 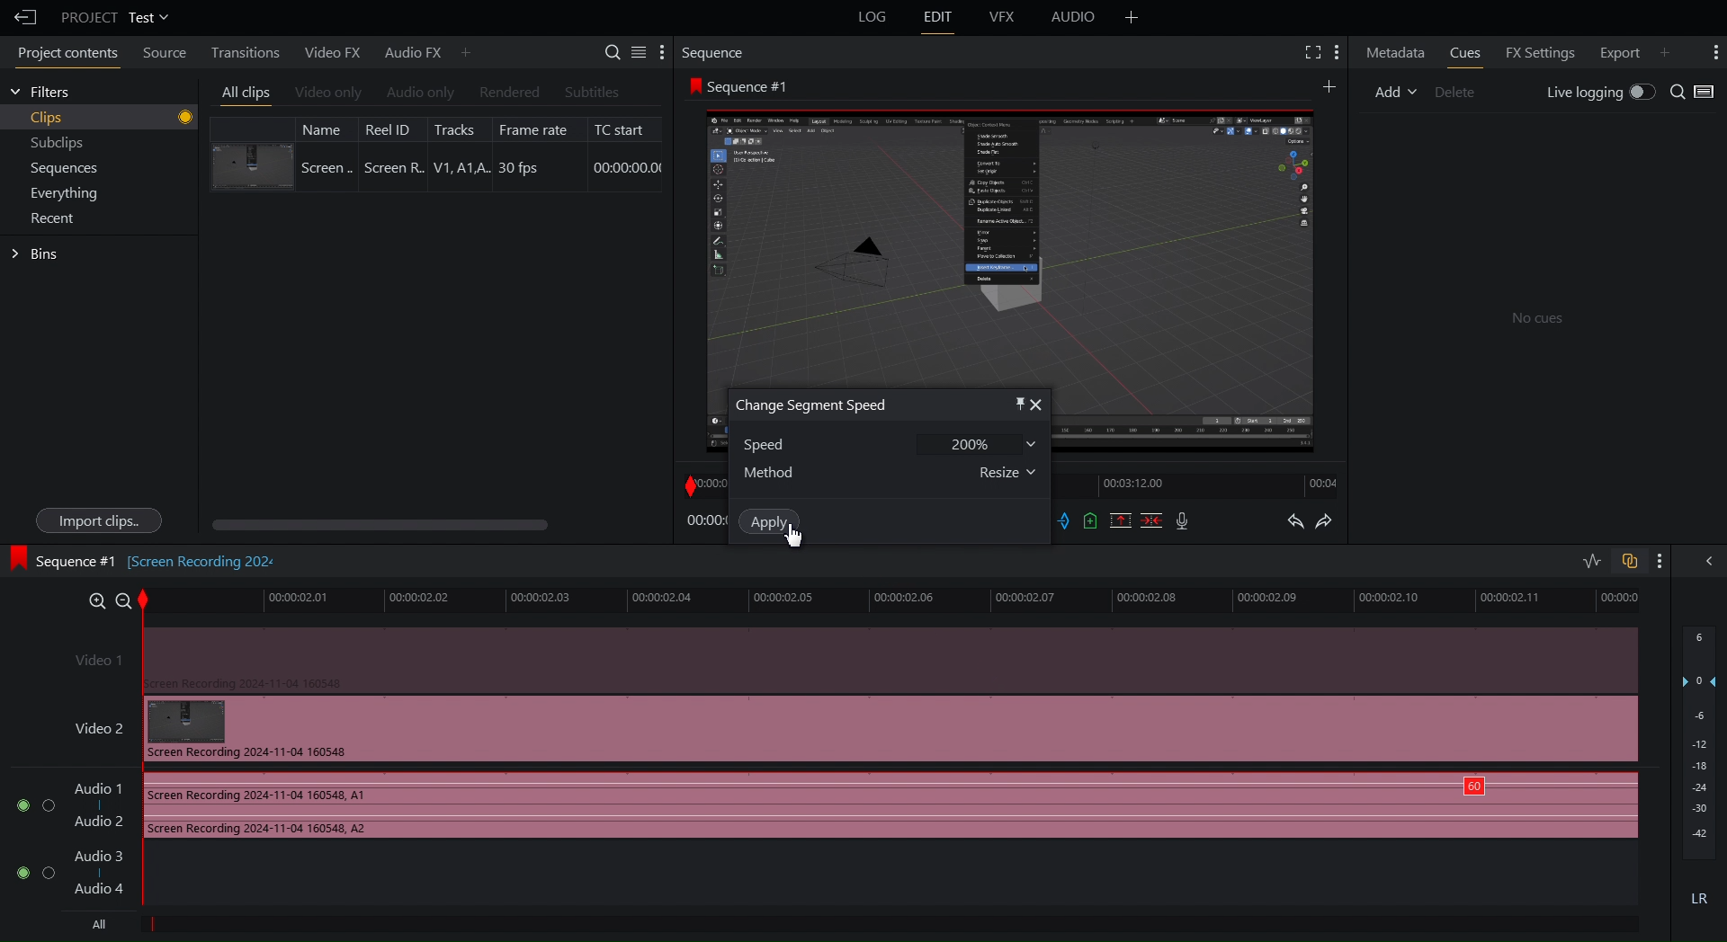 I want to click on Audio FX, so click(x=406, y=52).